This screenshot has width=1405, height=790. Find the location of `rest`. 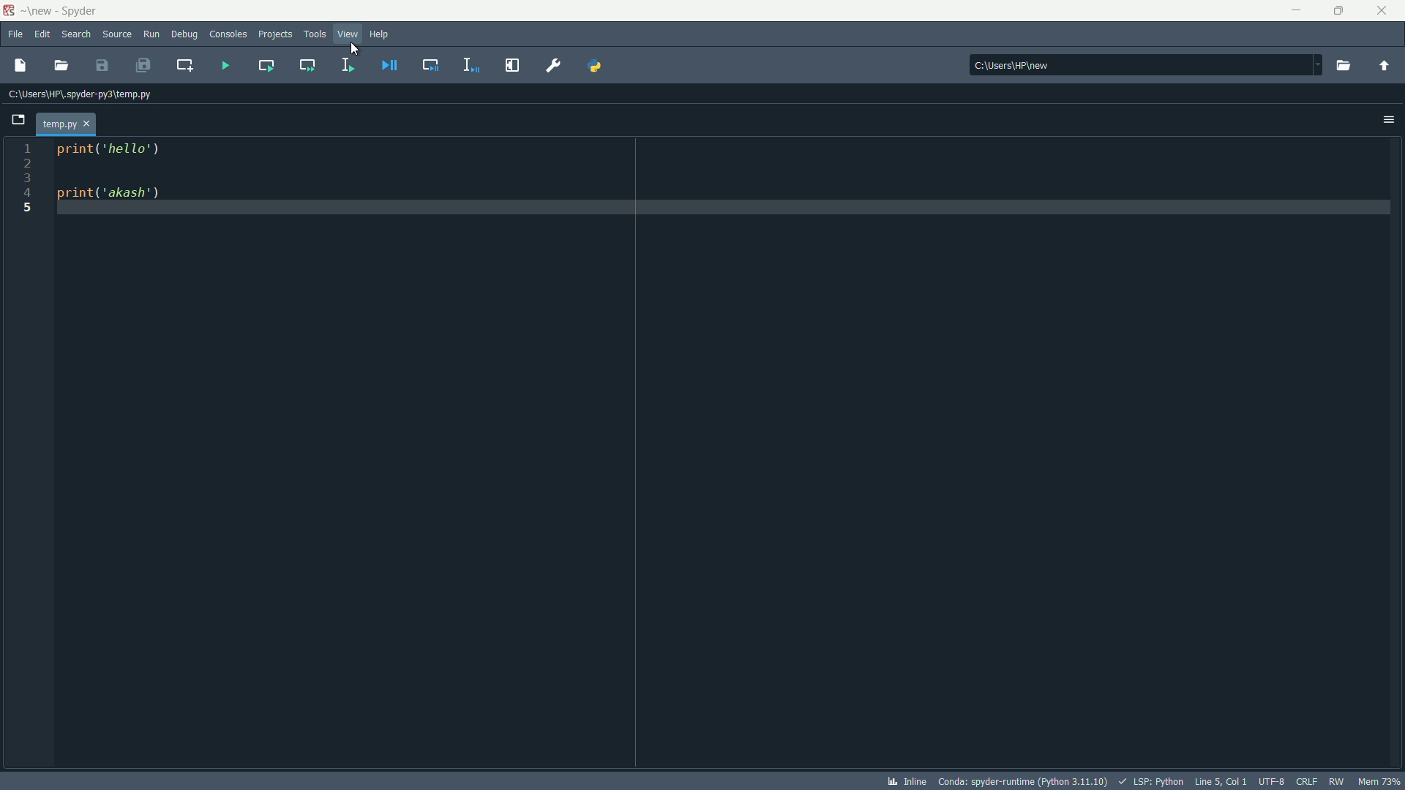

rest is located at coordinates (1339, 11).